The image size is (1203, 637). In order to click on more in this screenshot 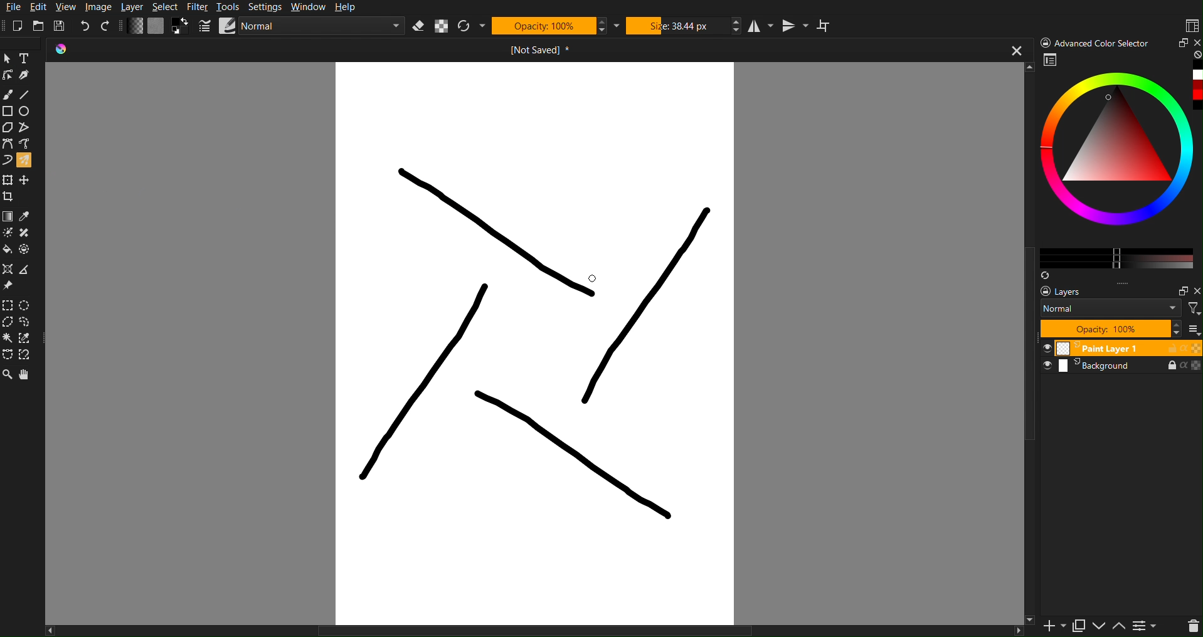, I will do `click(1195, 330)`.